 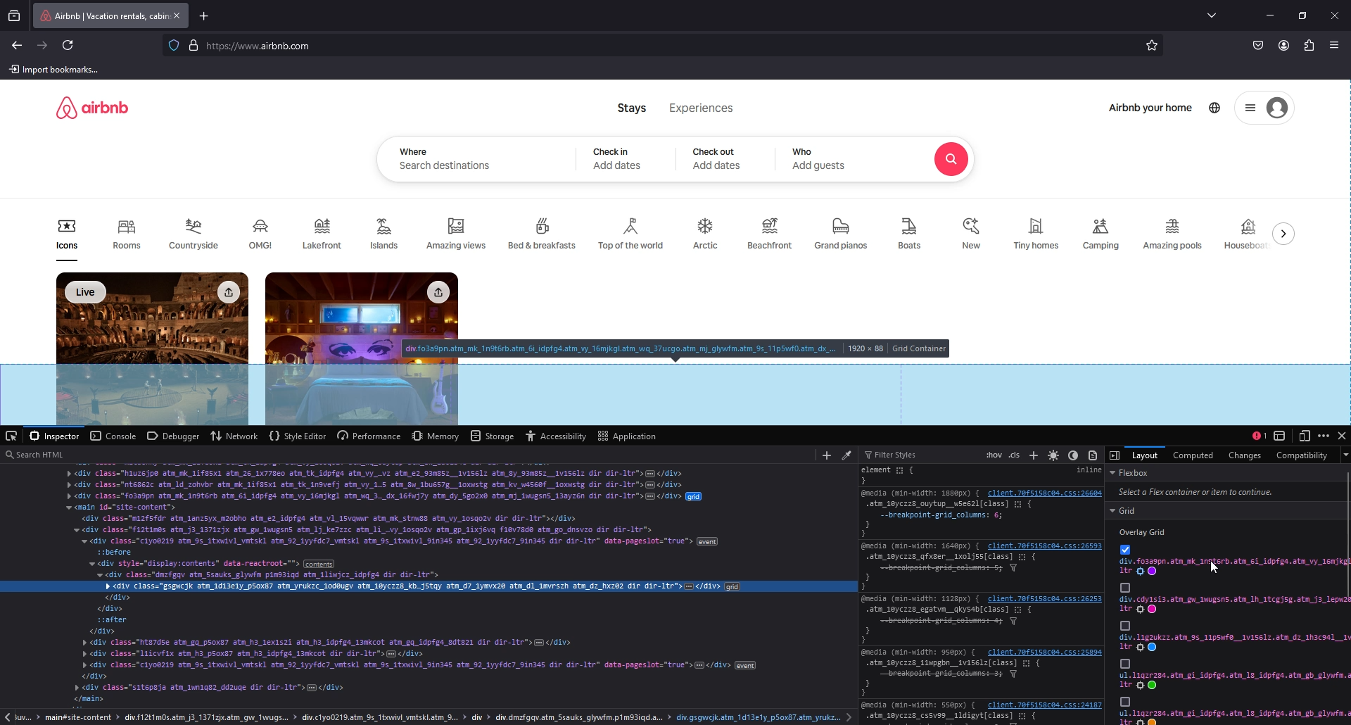 I want to click on , so click(x=1124, y=625).